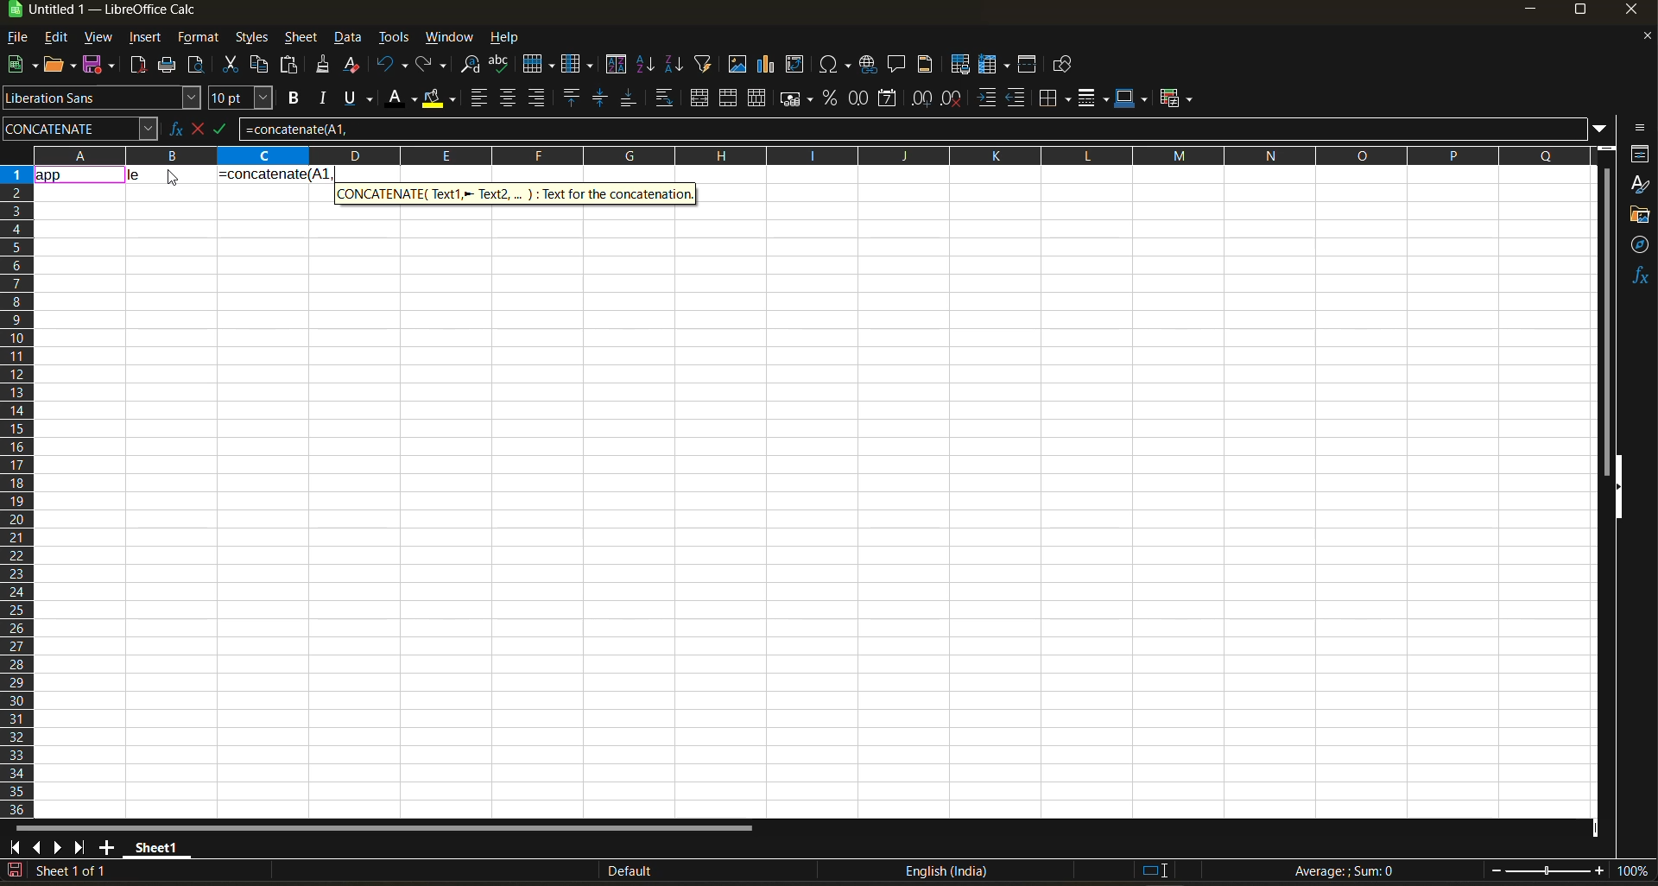  What do you see at coordinates (227, 132) in the screenshot?
I see `formula` at bounding box center [227, 132].